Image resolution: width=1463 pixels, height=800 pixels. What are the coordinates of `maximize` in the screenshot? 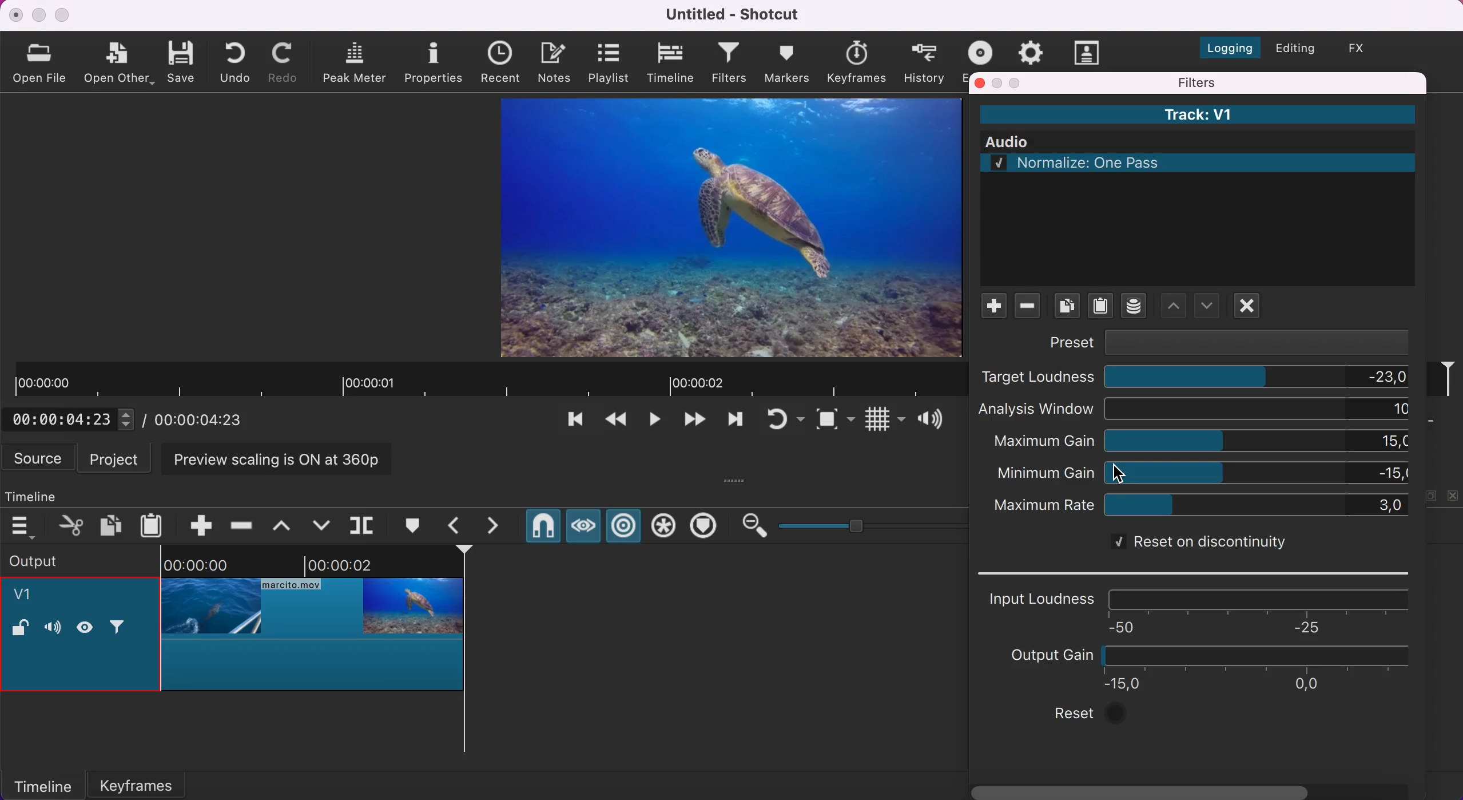 It's located at (64, 14).